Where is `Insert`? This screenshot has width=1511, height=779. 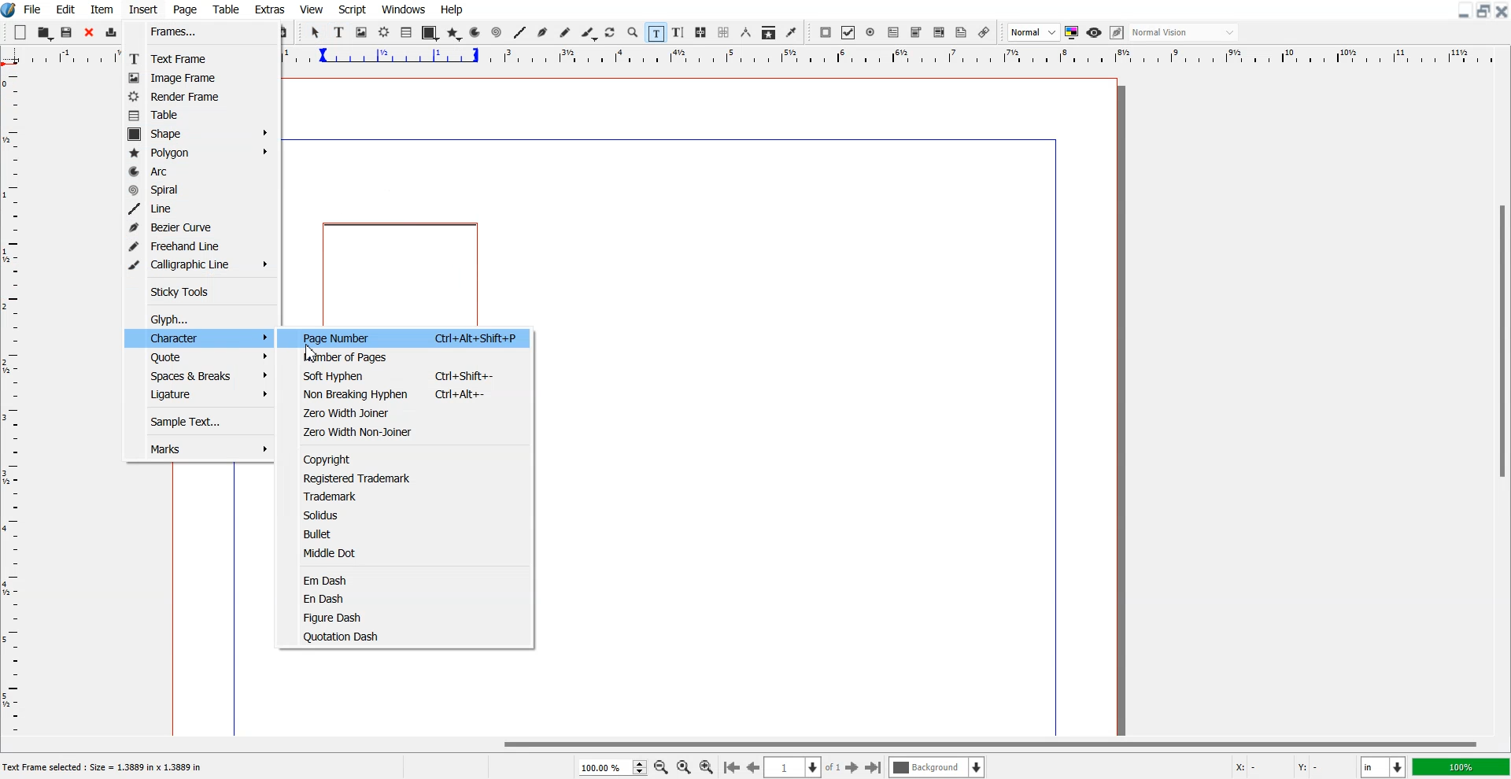 Insert is located at coordinates (142, 9).